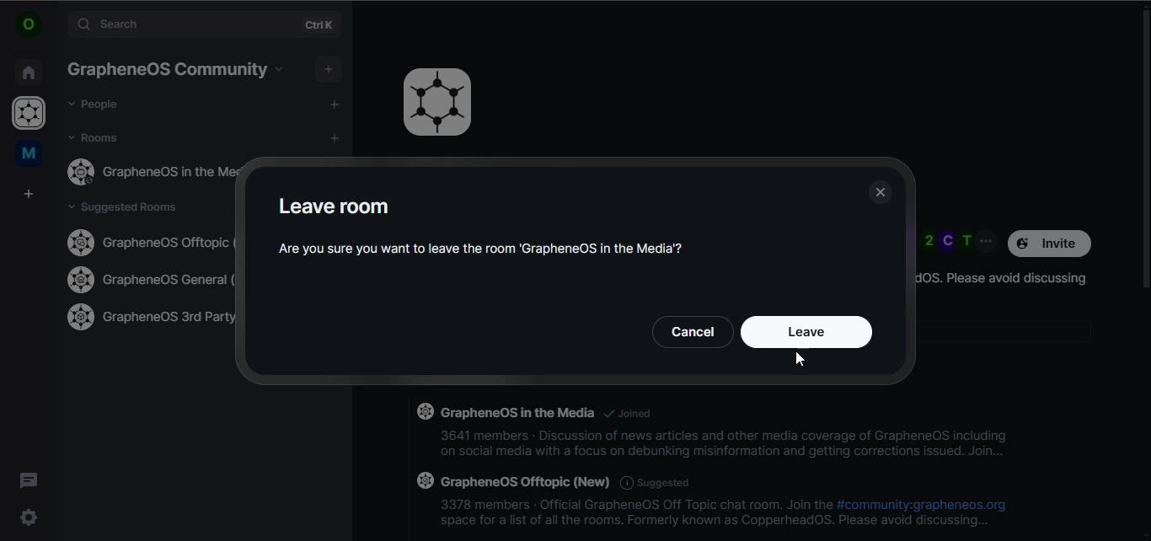 The image size is (1151, 541). What do you see at coordinates (335, 104) in the screenshot?
I see `add ` at bounding box center [335, 104].